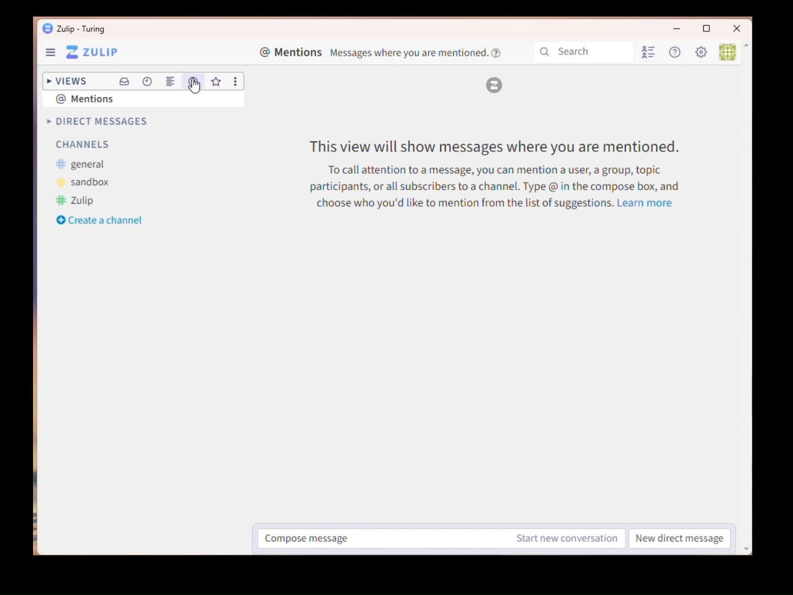 The height and width of the screenshot is (595, 793). I want to click on Direct Messages, so click(95, 122).